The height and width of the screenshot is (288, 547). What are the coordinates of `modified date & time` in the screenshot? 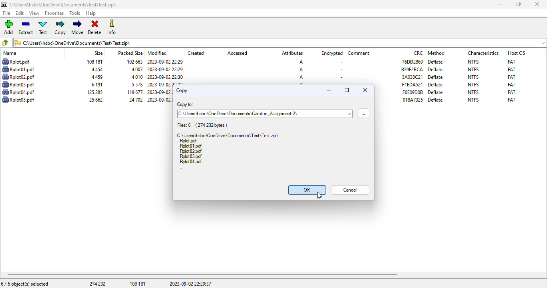 It's located at (166, 84).